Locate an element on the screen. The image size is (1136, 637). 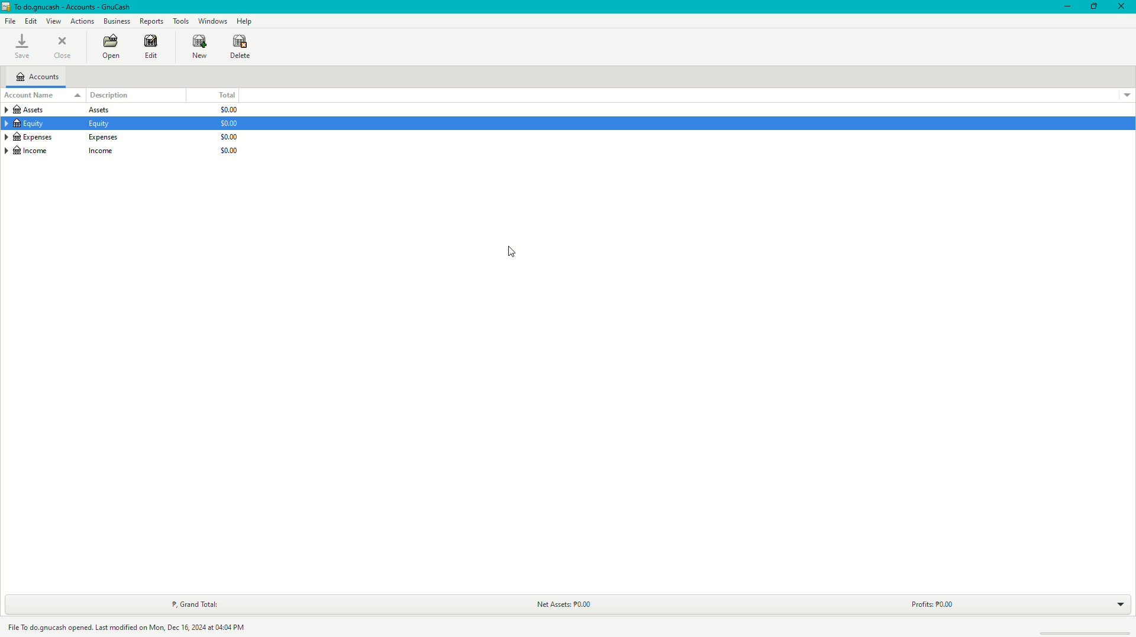
Drop down is located at coordinates (1125, 95).